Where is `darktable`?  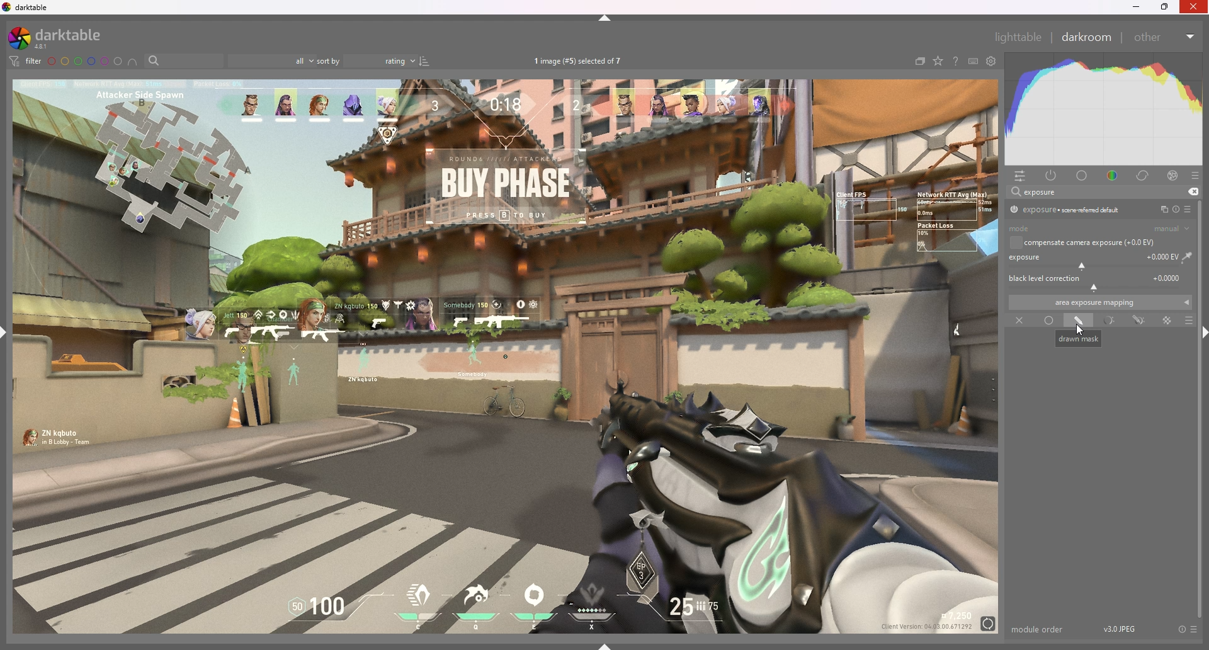
darktable is located at coordinates (64, 38).